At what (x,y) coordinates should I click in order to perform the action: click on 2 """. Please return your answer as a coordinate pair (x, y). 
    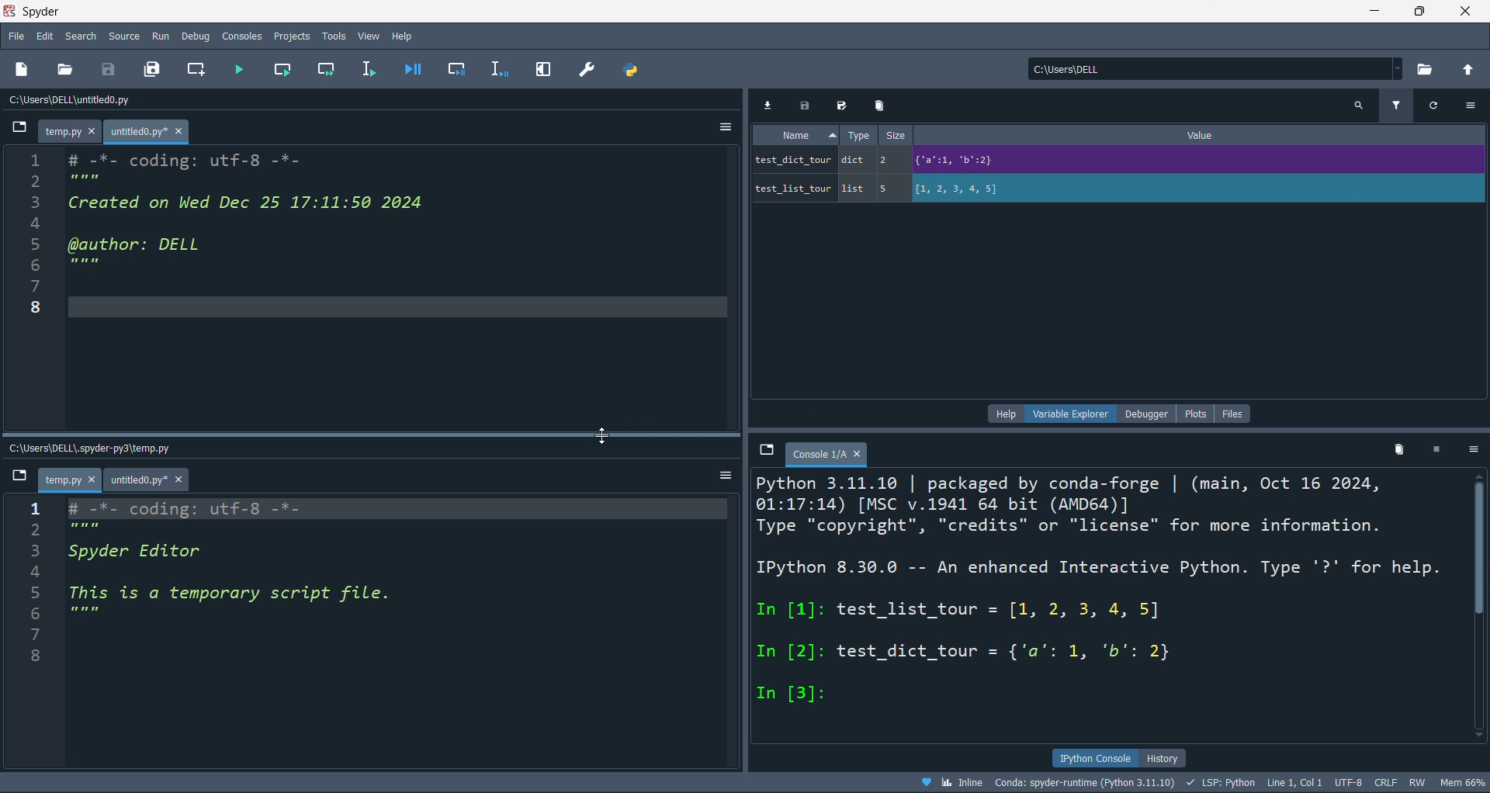
    Looking at the image, I should click on (82, 180).